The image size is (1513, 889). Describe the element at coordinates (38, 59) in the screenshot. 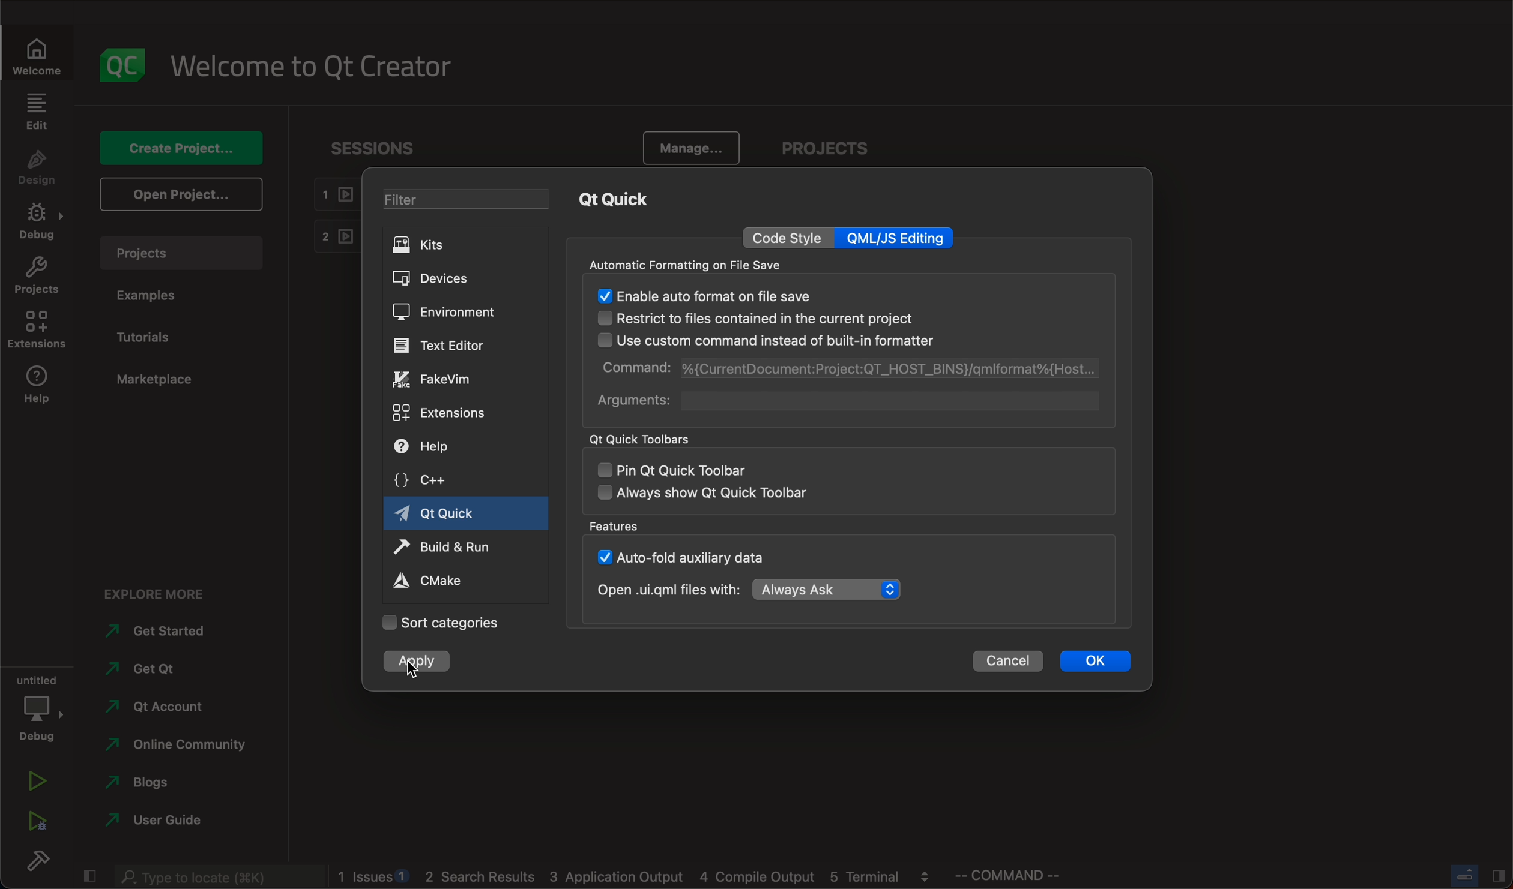

I see `WELCOME` at that location.